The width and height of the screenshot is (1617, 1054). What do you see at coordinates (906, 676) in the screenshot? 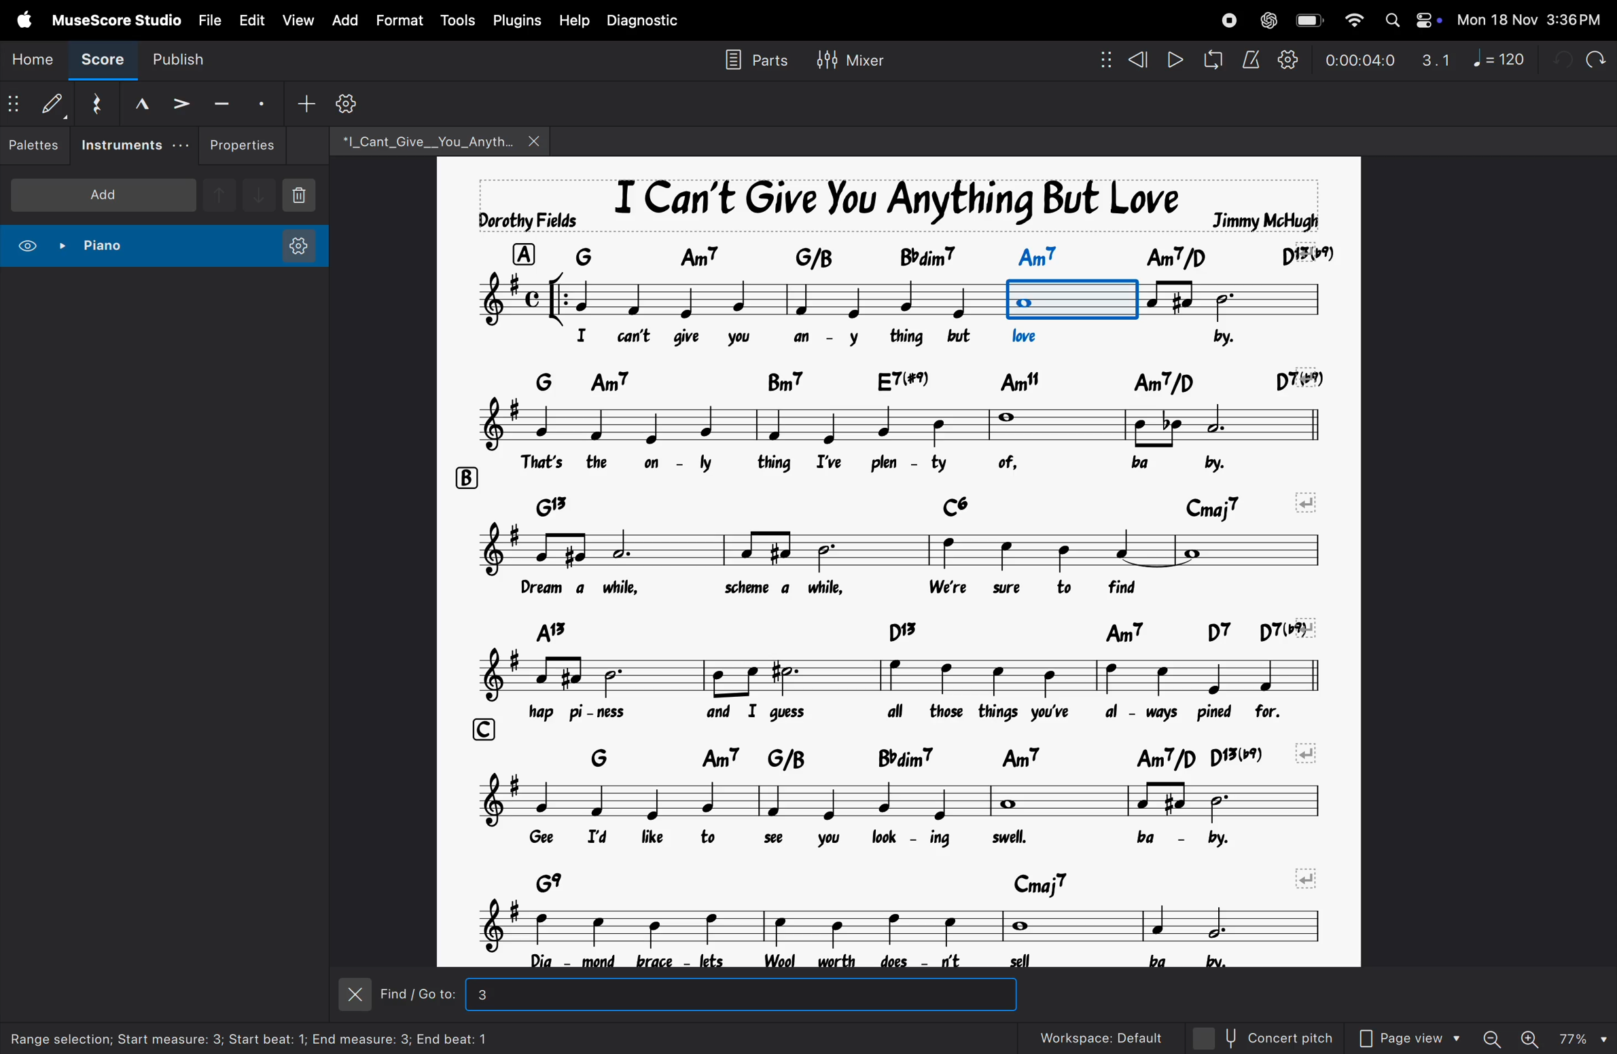
I see `notes` at bounding box center [906, 676].